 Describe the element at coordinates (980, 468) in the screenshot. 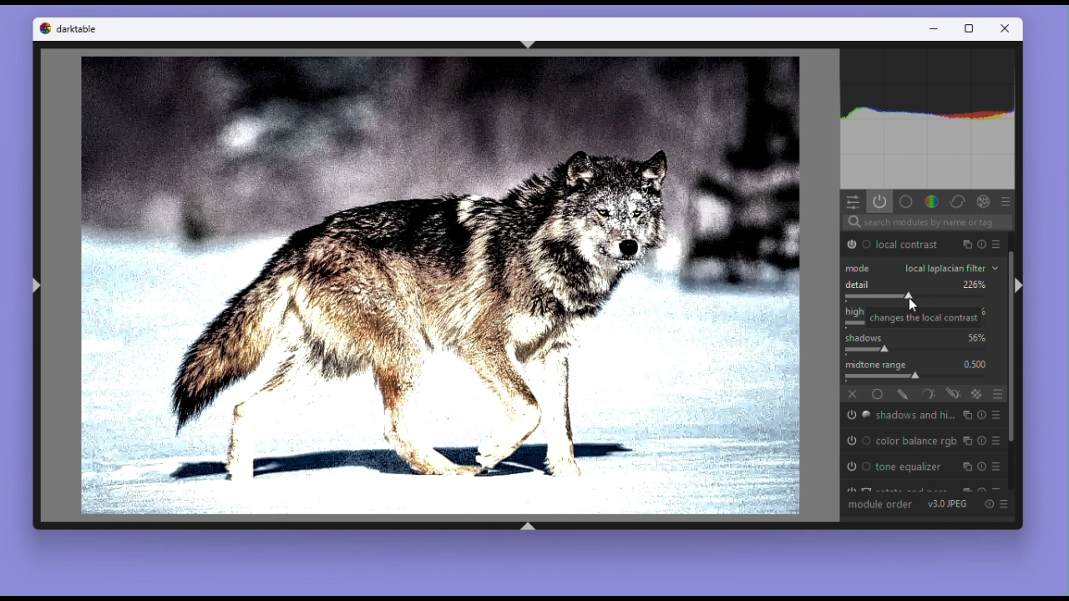

I see `reset parameters` at that location.